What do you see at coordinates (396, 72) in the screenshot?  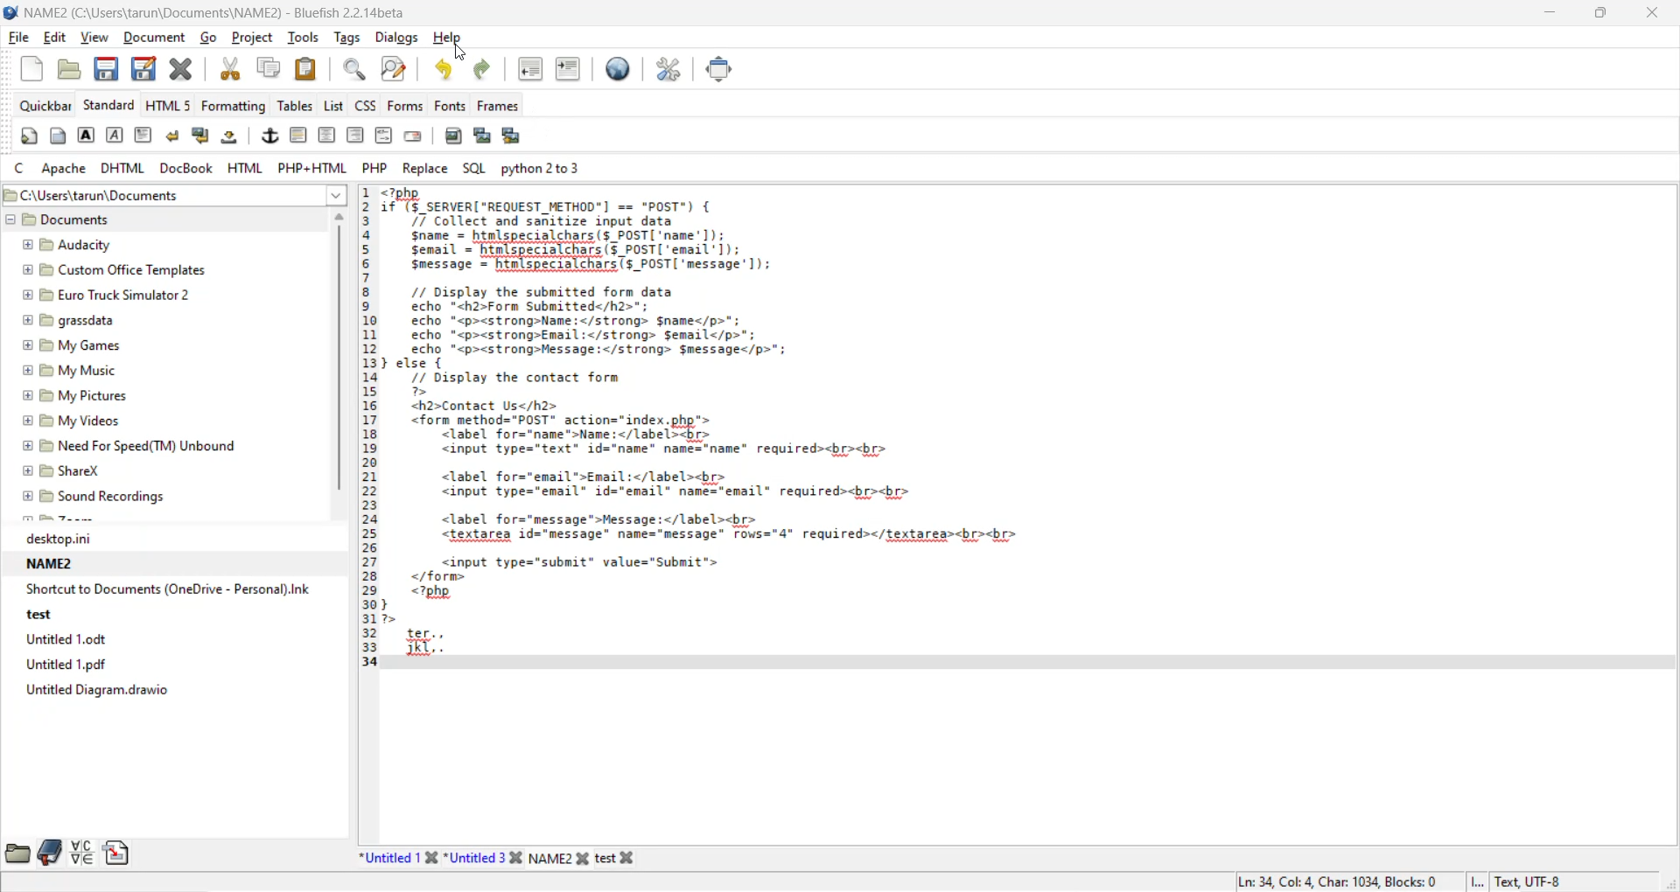 I see `find and replace` at bounding box center [396, 72].